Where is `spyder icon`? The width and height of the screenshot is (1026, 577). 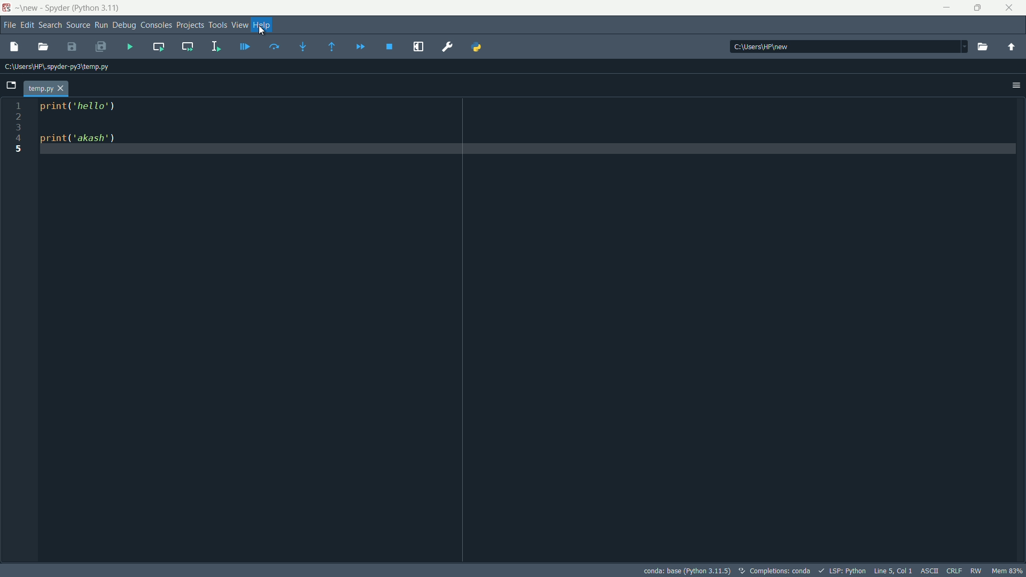 spyder icon is located at coordinates (8, 8).